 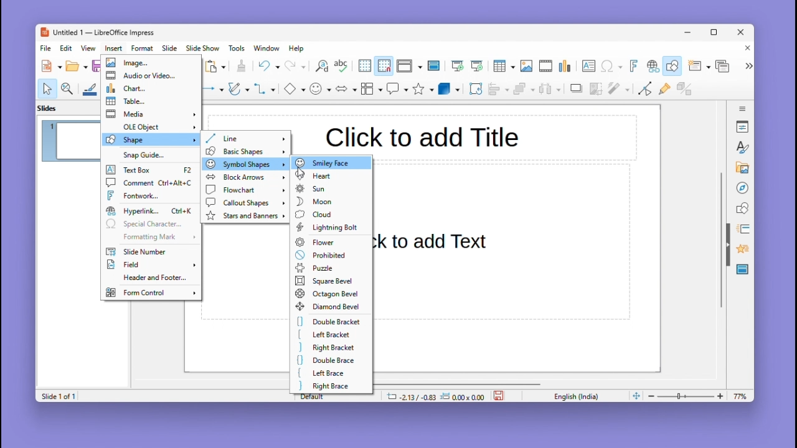 What do you see at coordinates (633, 66) in the screenshot?
I see `Font work` at bounding box center [633, 66].